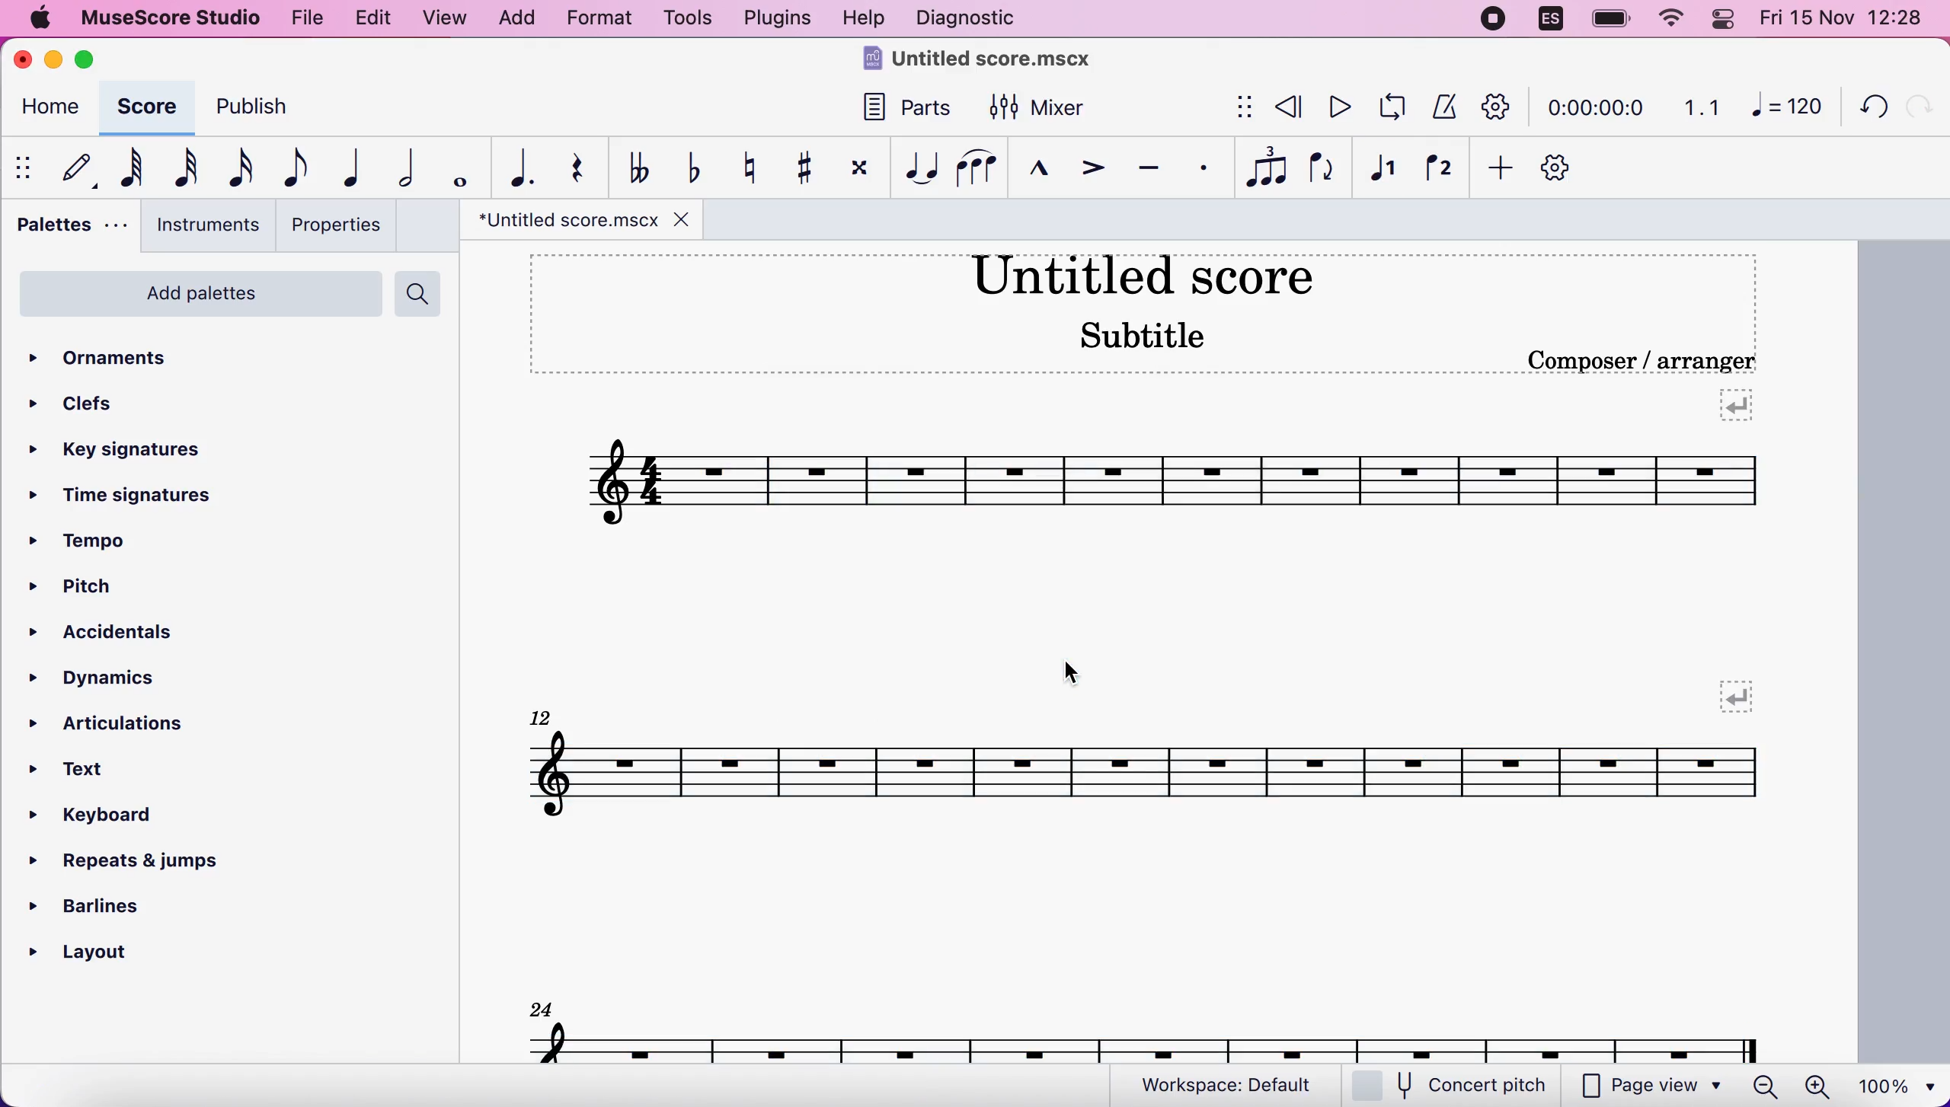 This screenshot has height=1107, width=1950. What do you see at coordinates (1324, 169) in the screenshot?
I see `flip direction` at bounding box center [1324, 169].